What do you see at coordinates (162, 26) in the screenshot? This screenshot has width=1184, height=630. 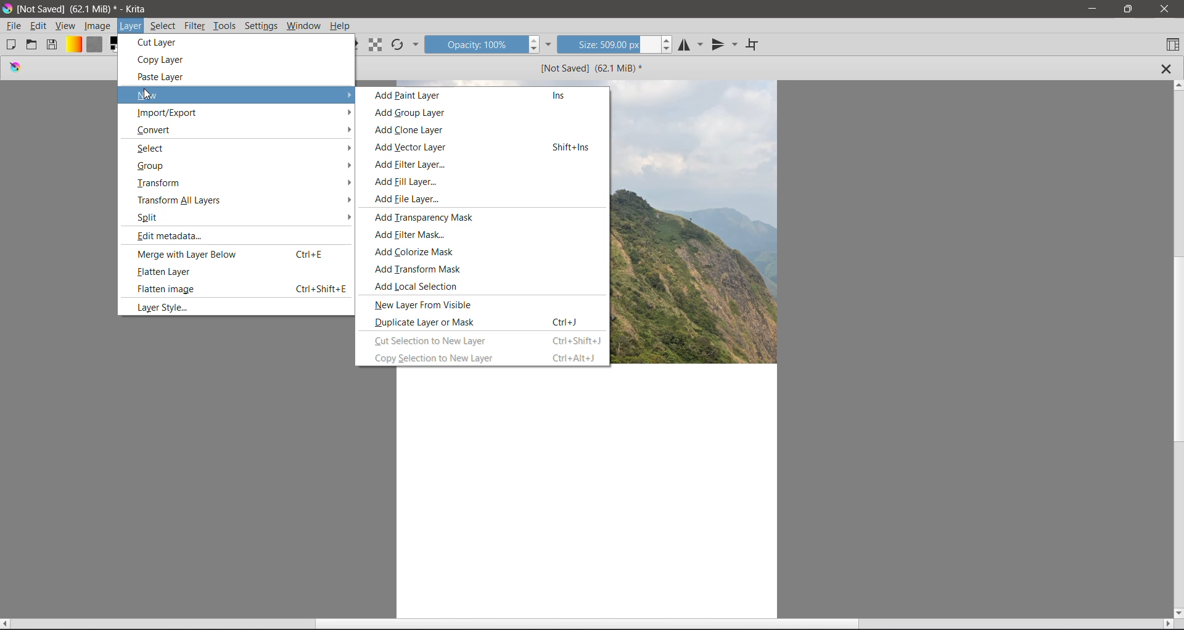 I see `Select` at bounding box center [162, 26].